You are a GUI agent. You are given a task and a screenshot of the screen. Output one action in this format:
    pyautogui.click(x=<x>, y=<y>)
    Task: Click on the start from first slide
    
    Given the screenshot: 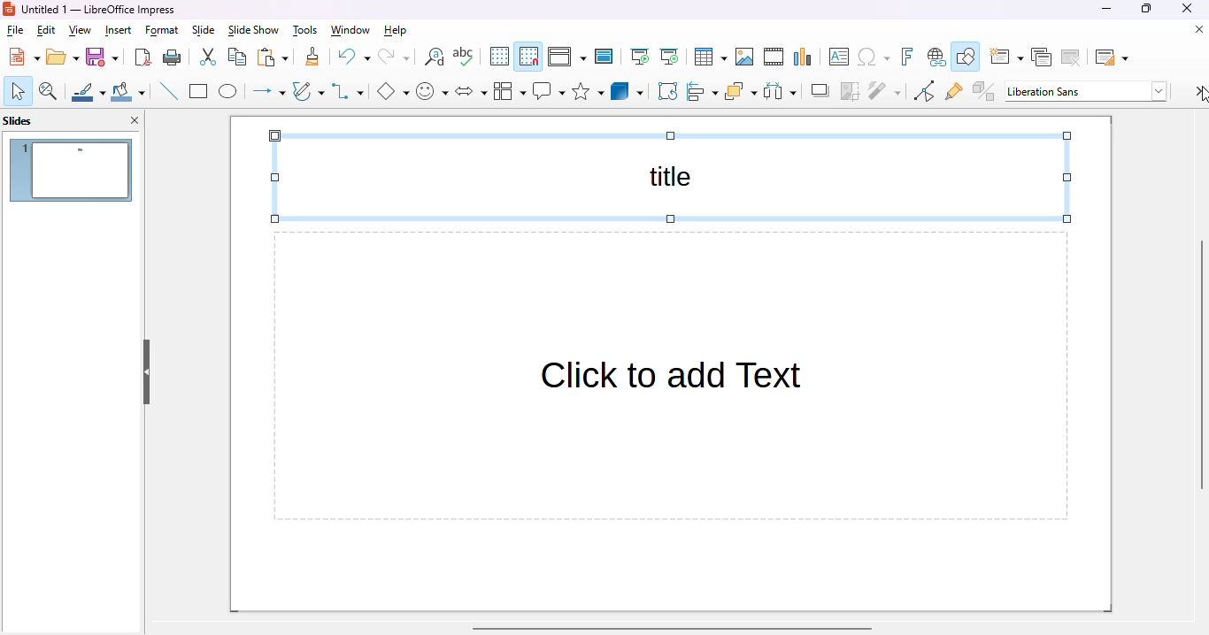 What is the action you would take?
    pyautogui.click(x=642, y=57)
    